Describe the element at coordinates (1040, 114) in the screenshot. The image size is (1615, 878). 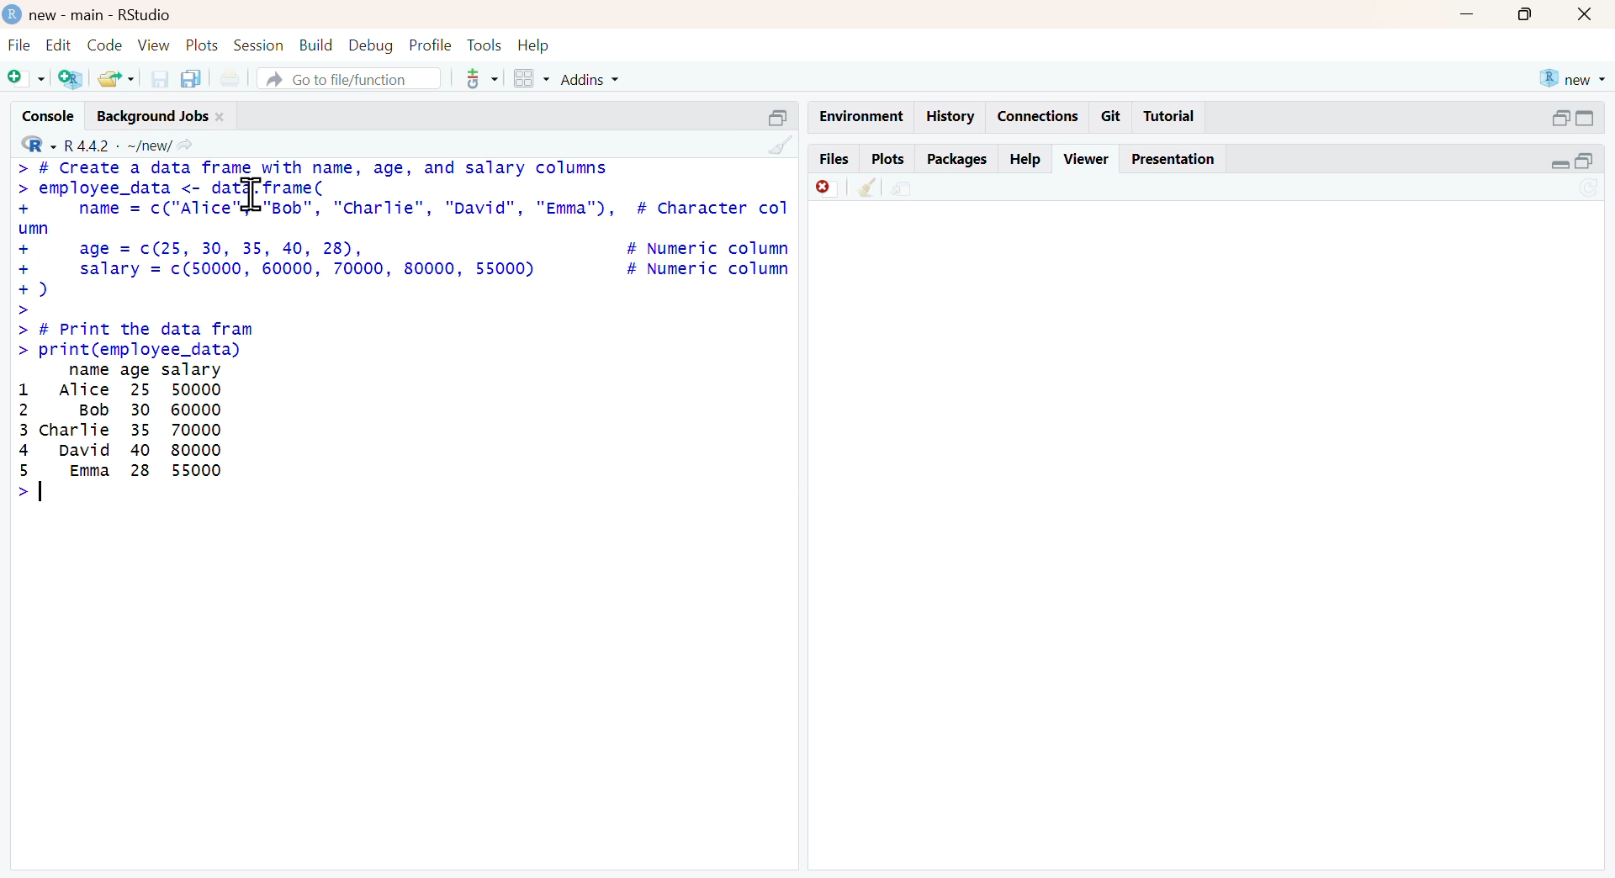
I see `Connections` at that location.